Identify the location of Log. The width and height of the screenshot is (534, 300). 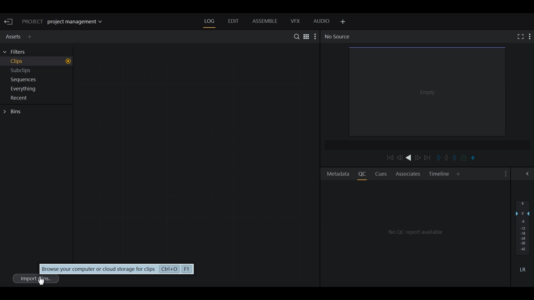
(209, 21).